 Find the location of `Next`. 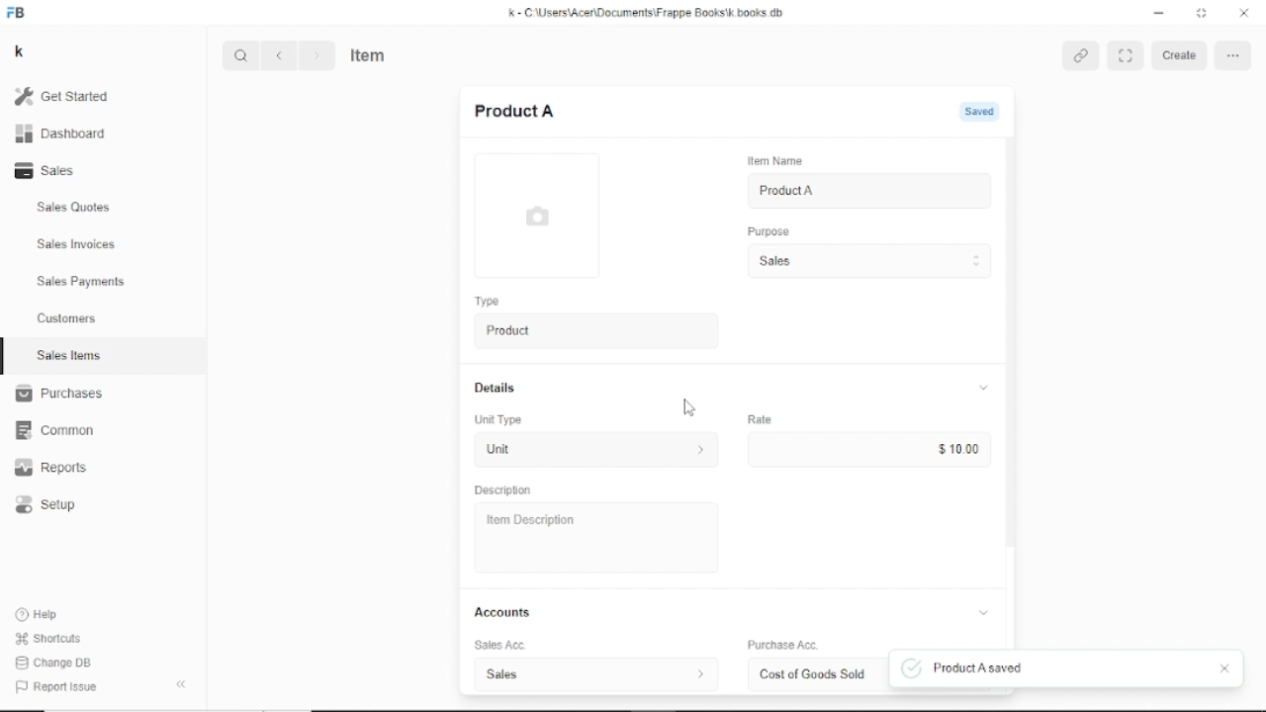

Next is located at coordinates (316, 55).